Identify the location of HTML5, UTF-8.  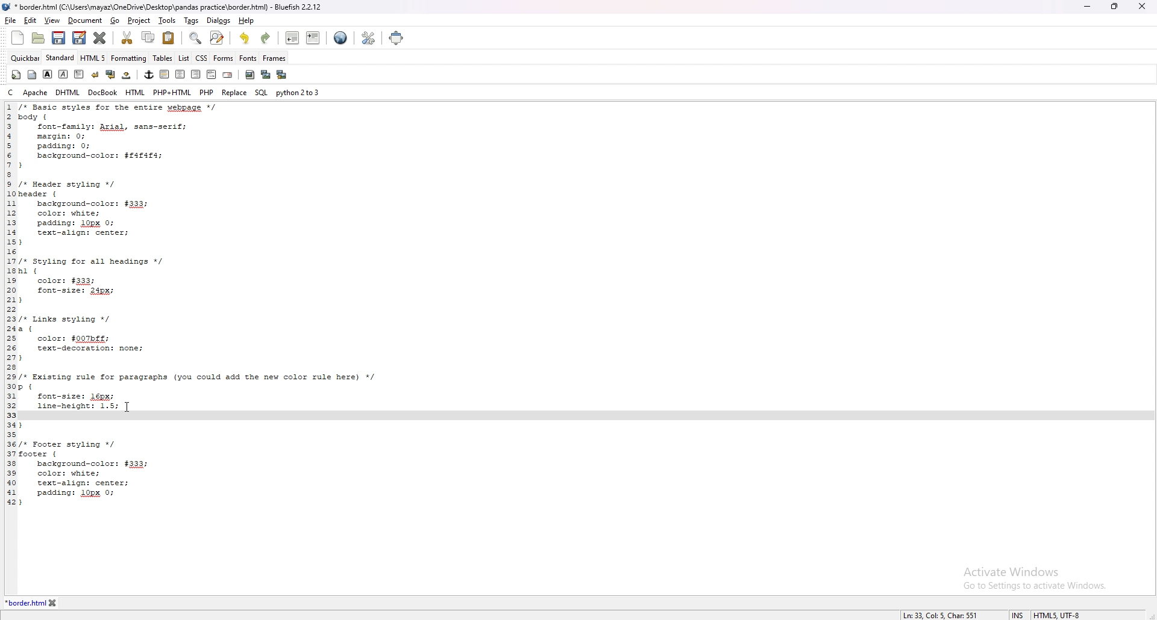
(1069, 612).